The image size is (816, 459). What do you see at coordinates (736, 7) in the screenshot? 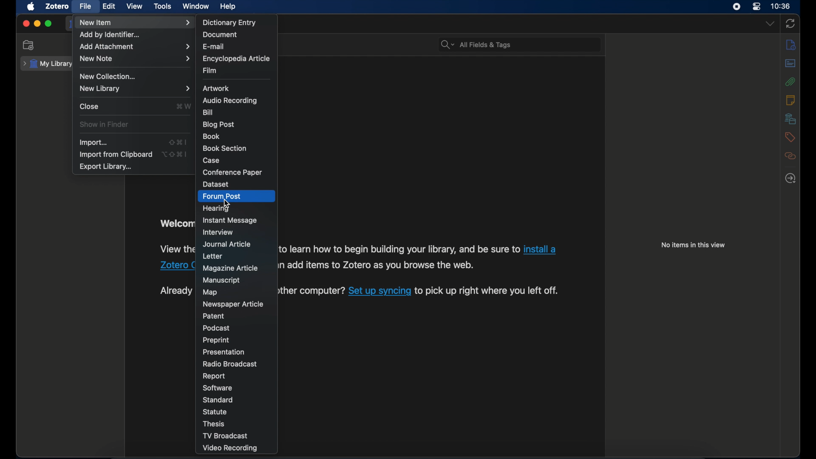
I see `screen recorder` at bounding box center [736, 7].